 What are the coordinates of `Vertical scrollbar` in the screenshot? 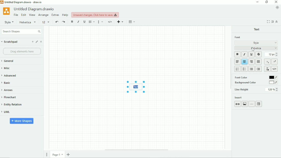 It's located at (231, 73).